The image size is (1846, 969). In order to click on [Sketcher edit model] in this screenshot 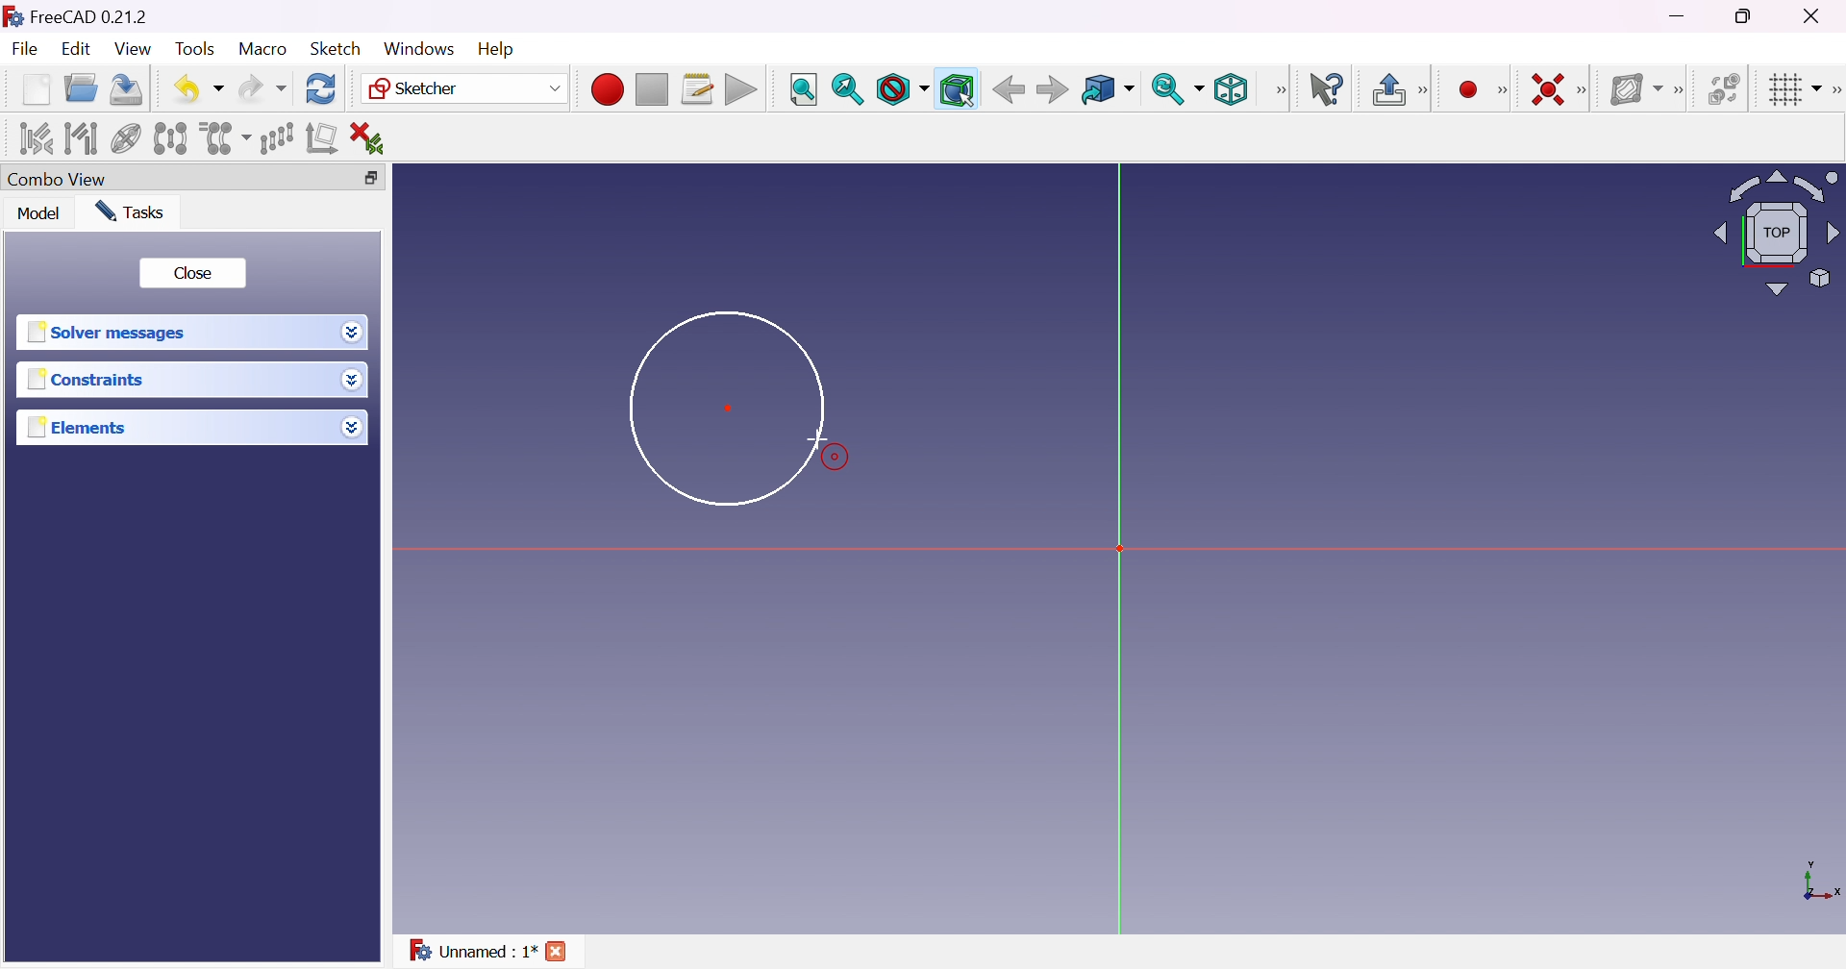, I will do `click(1426, 87)`.